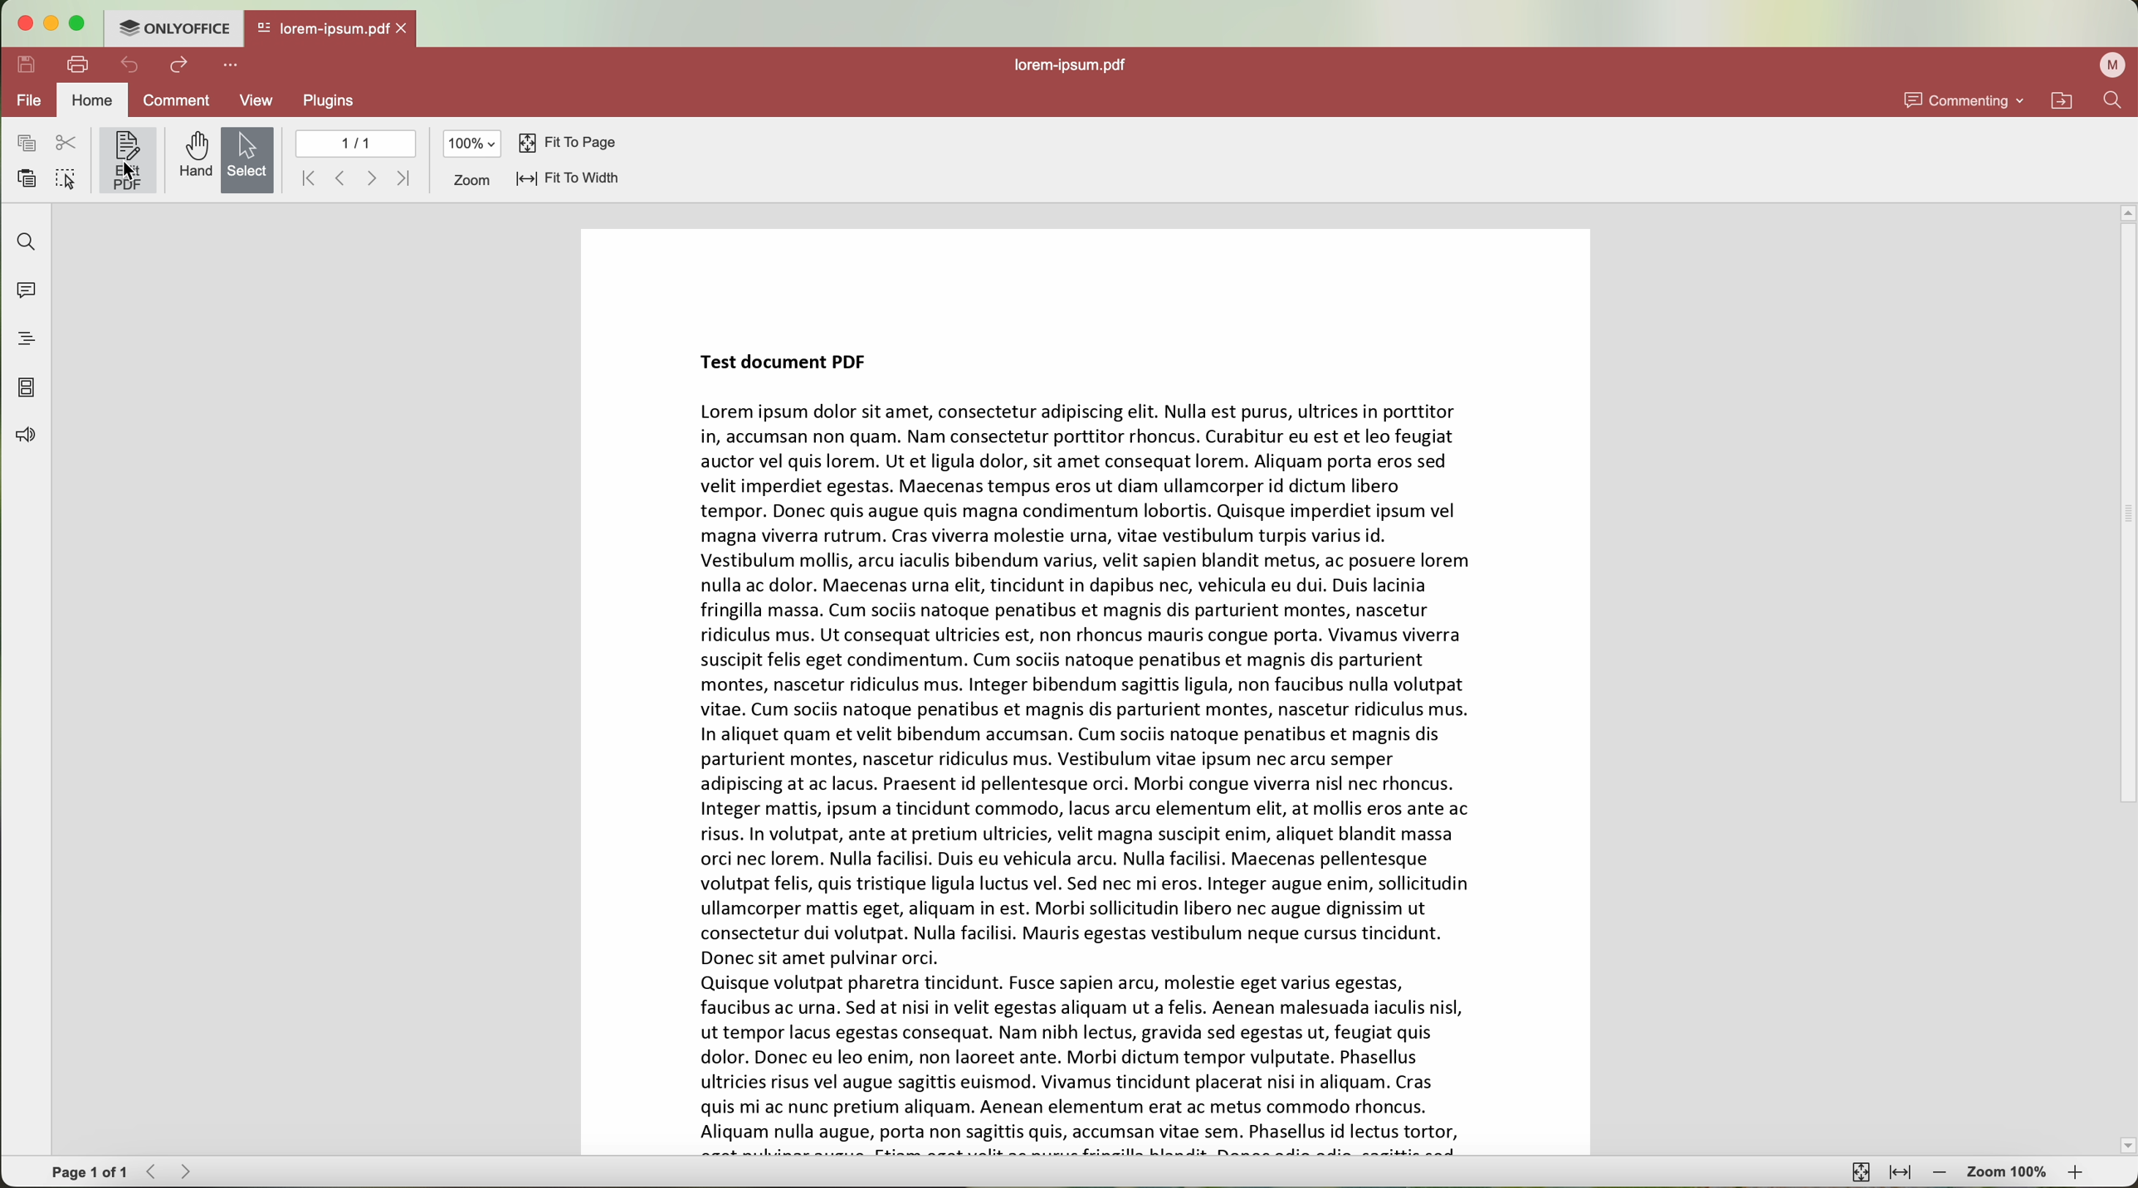 Image resolution: width=2138 pixels, height=1188 pixels. Describe the element at coordinates (28, 102) in the screenshot. I see `file` at that location.